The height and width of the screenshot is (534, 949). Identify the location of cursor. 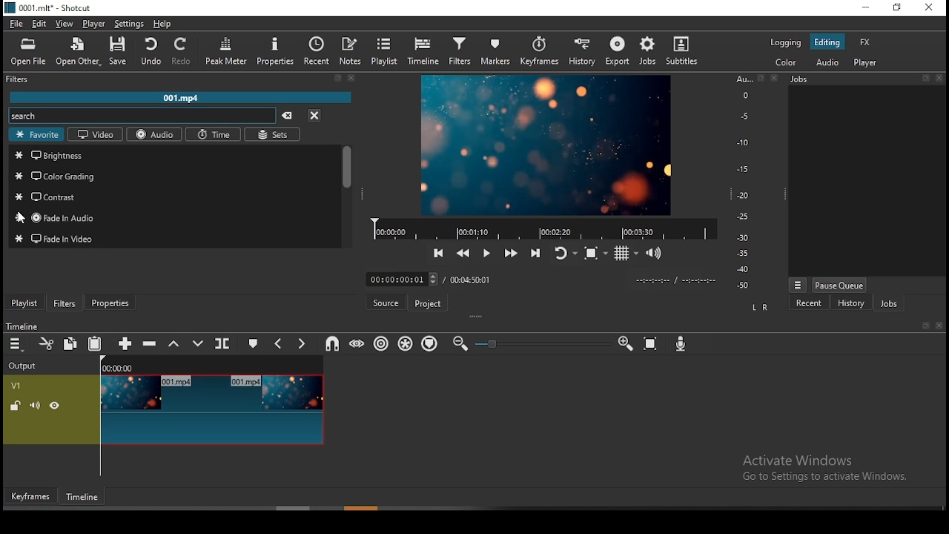
(25, 217).